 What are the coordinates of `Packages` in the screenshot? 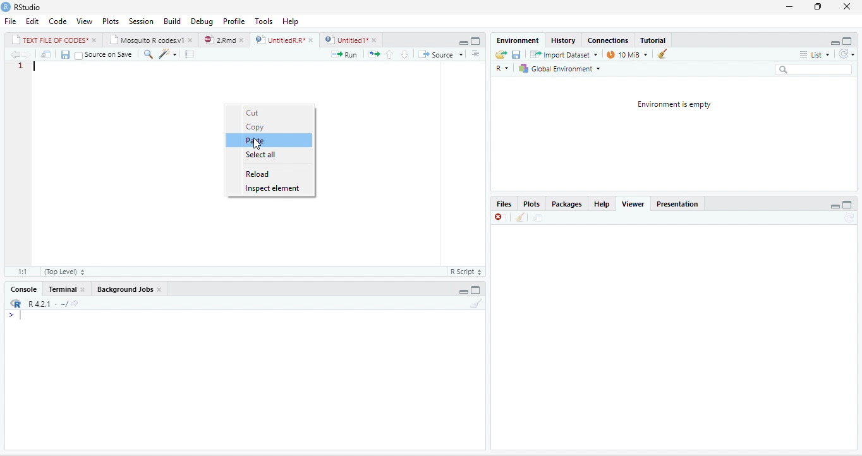 It's located at (568, 205).